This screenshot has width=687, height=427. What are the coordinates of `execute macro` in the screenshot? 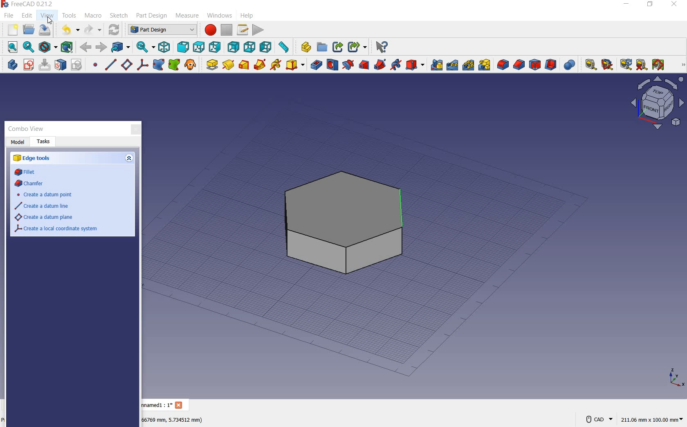 It's located at (259, 31).